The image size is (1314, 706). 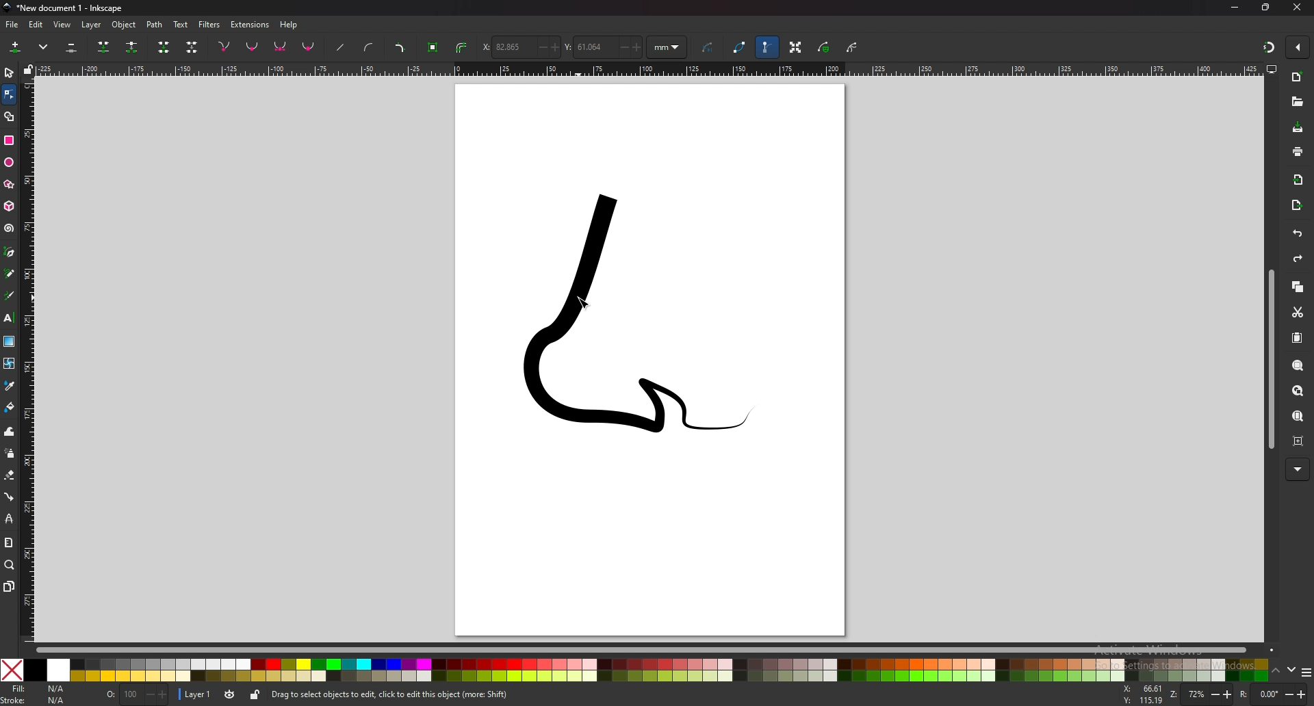 What do you see at coordinates (633, 670) in the screenshot?
I see `colors` at bounding box center [633, 670].